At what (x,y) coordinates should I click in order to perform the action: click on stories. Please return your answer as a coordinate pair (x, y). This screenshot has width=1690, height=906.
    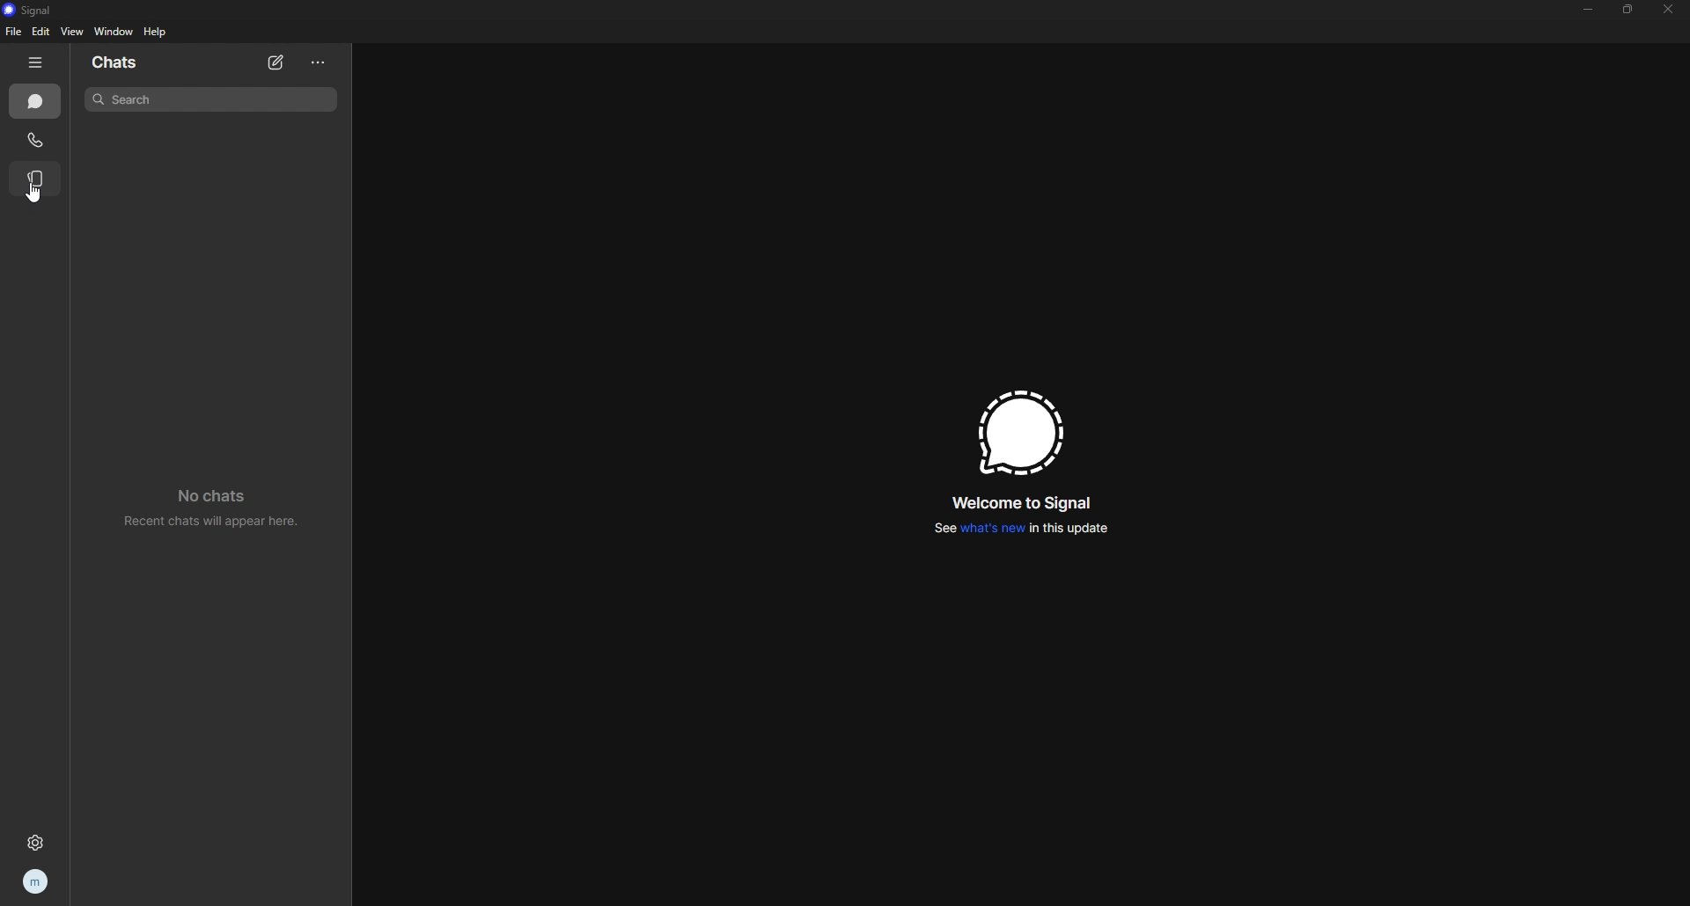
    Looking at the image, I should click on (36, 179).